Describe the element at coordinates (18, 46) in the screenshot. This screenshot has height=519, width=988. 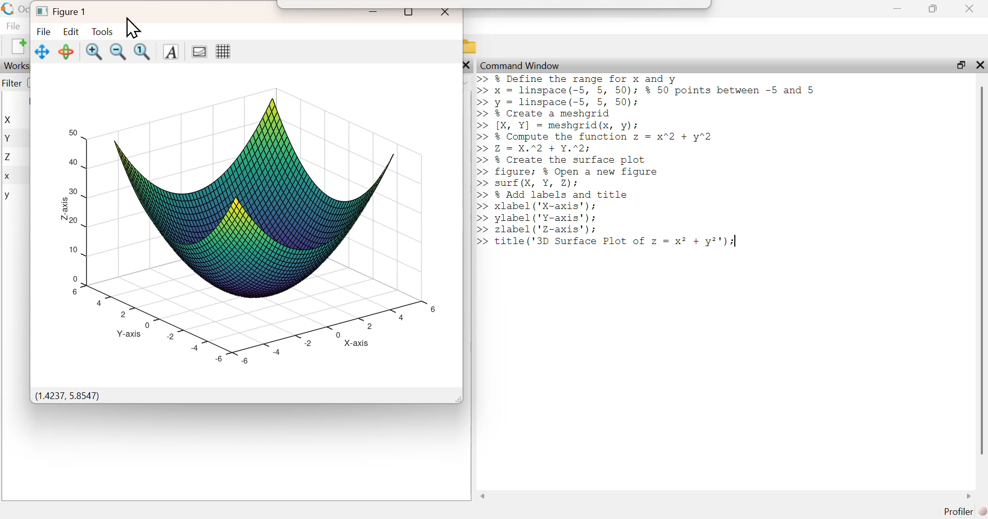
I see `New File` at that location.